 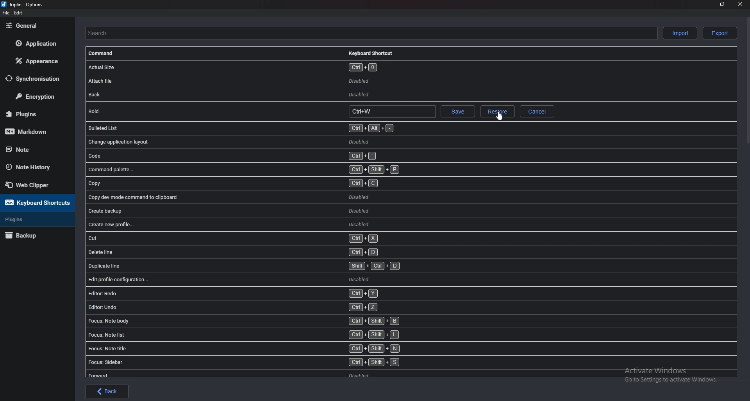 I want to click on Shortcut, so click(x=391, y=111).